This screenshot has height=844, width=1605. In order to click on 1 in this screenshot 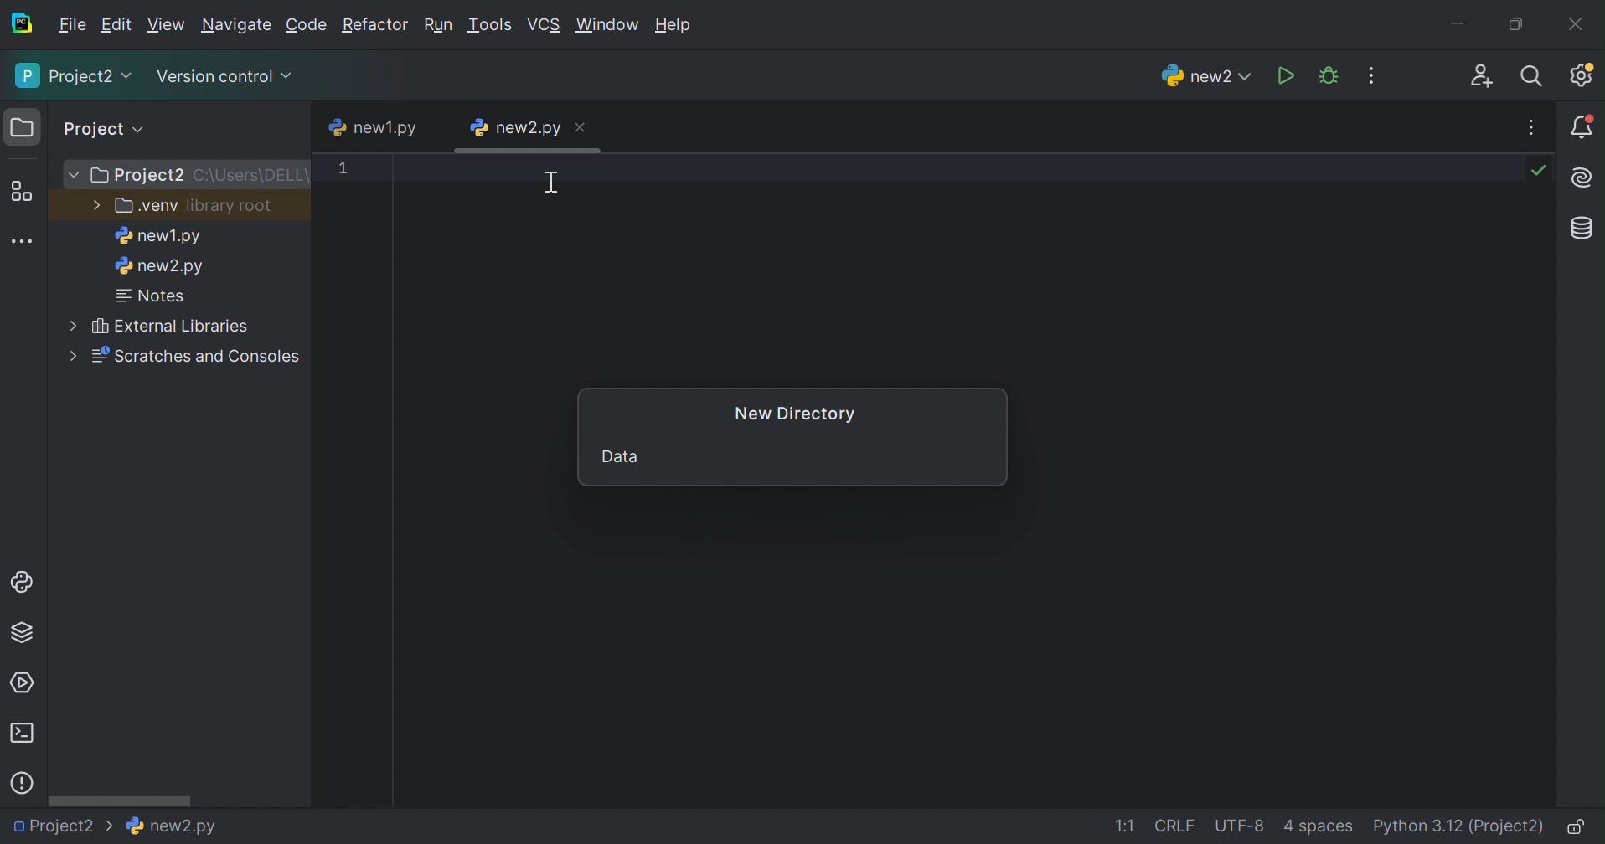, I will do `click(344, 171)`.